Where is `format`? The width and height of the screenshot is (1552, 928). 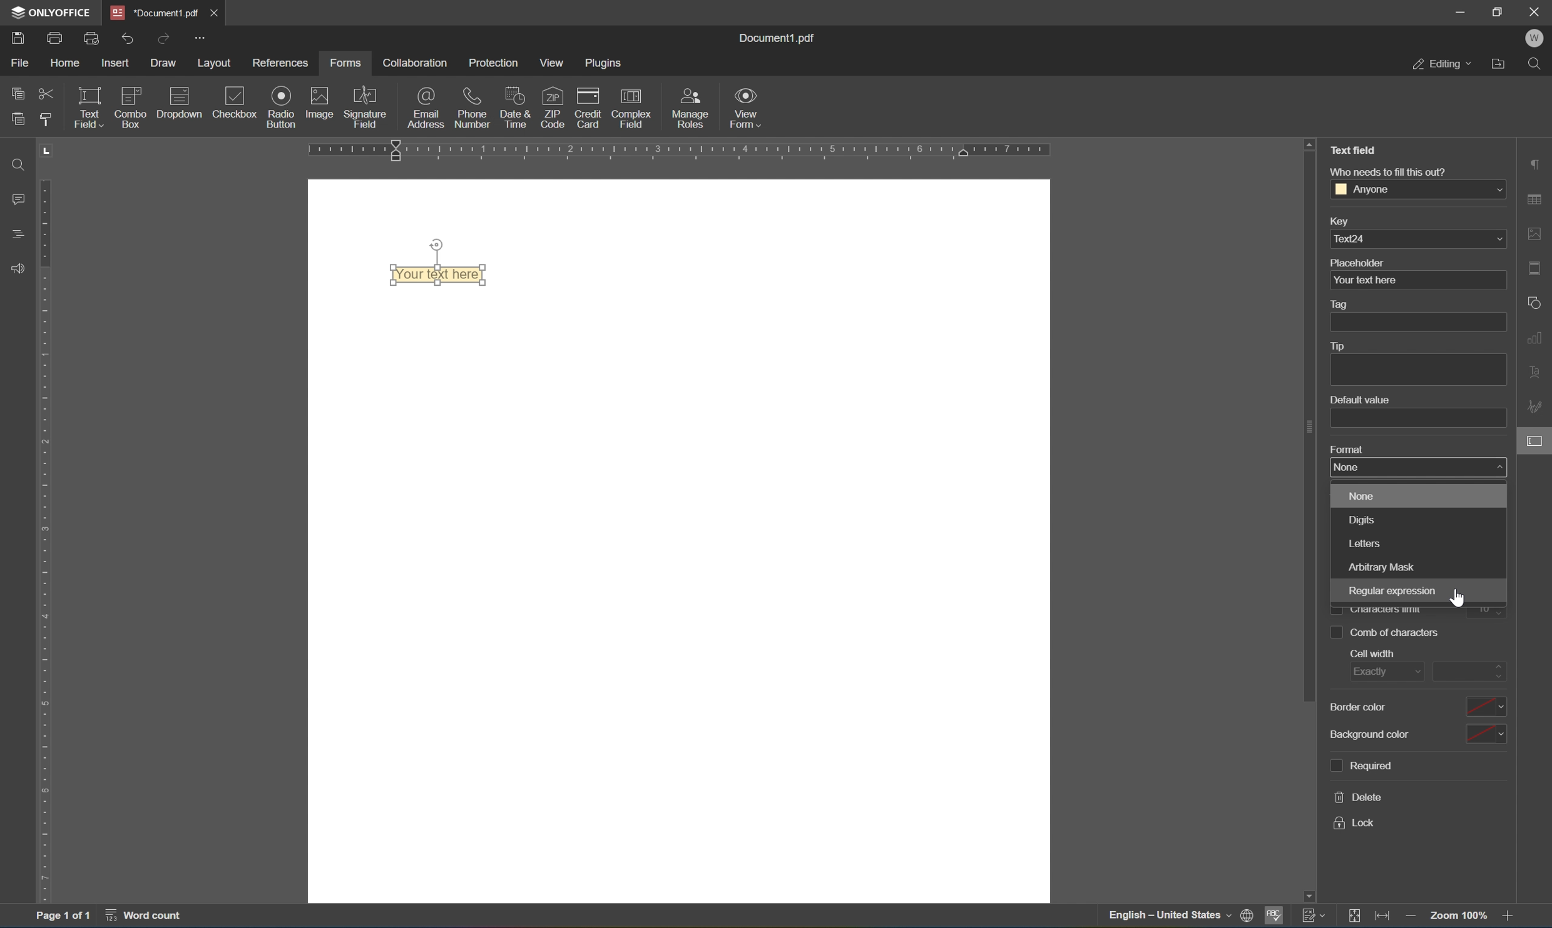
format is located at coordinates (1348, 450).